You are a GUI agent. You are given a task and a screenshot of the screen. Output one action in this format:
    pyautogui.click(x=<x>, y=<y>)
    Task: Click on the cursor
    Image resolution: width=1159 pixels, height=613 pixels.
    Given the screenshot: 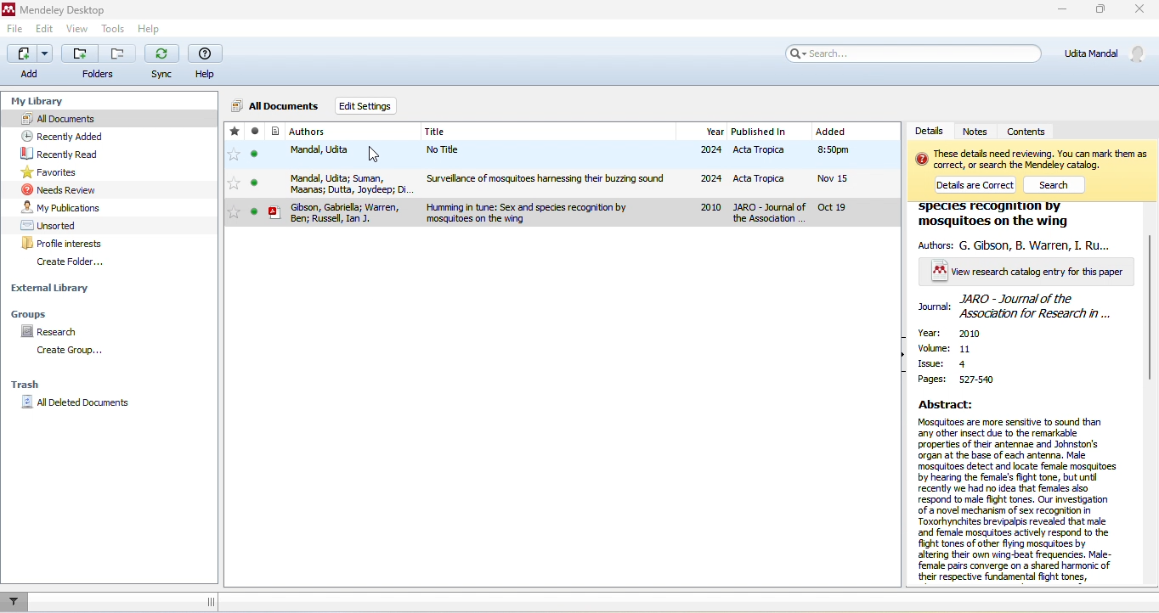 What is the action you would take?
    pyautogui.click(x=374, y=155)
    